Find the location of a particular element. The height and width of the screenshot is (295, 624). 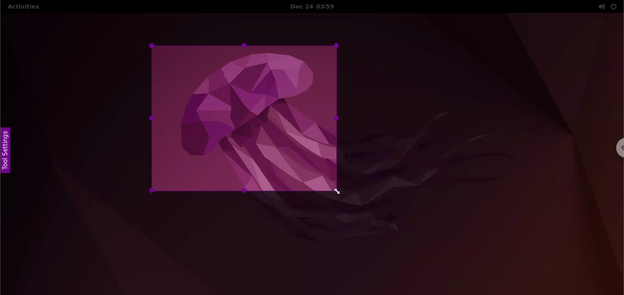

power options  is located at coordinates (615, 6).